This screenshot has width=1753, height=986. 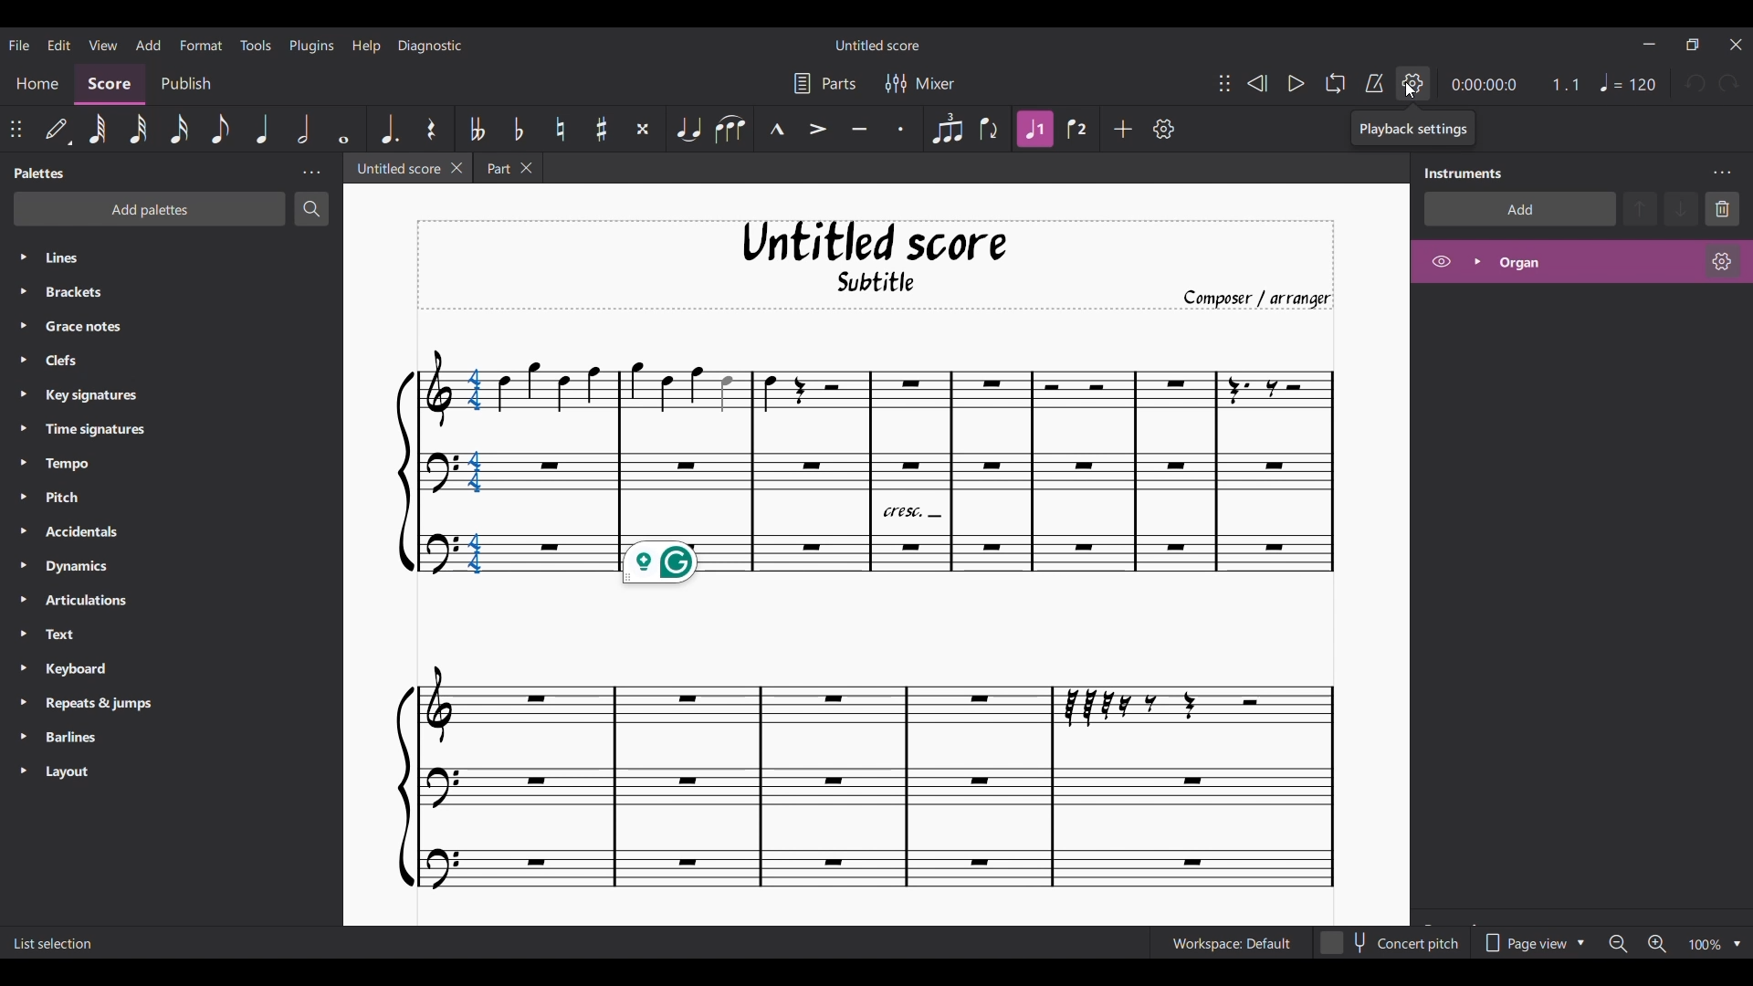 I want to click on Score, current section highlighted , so click(x=110, y=85).